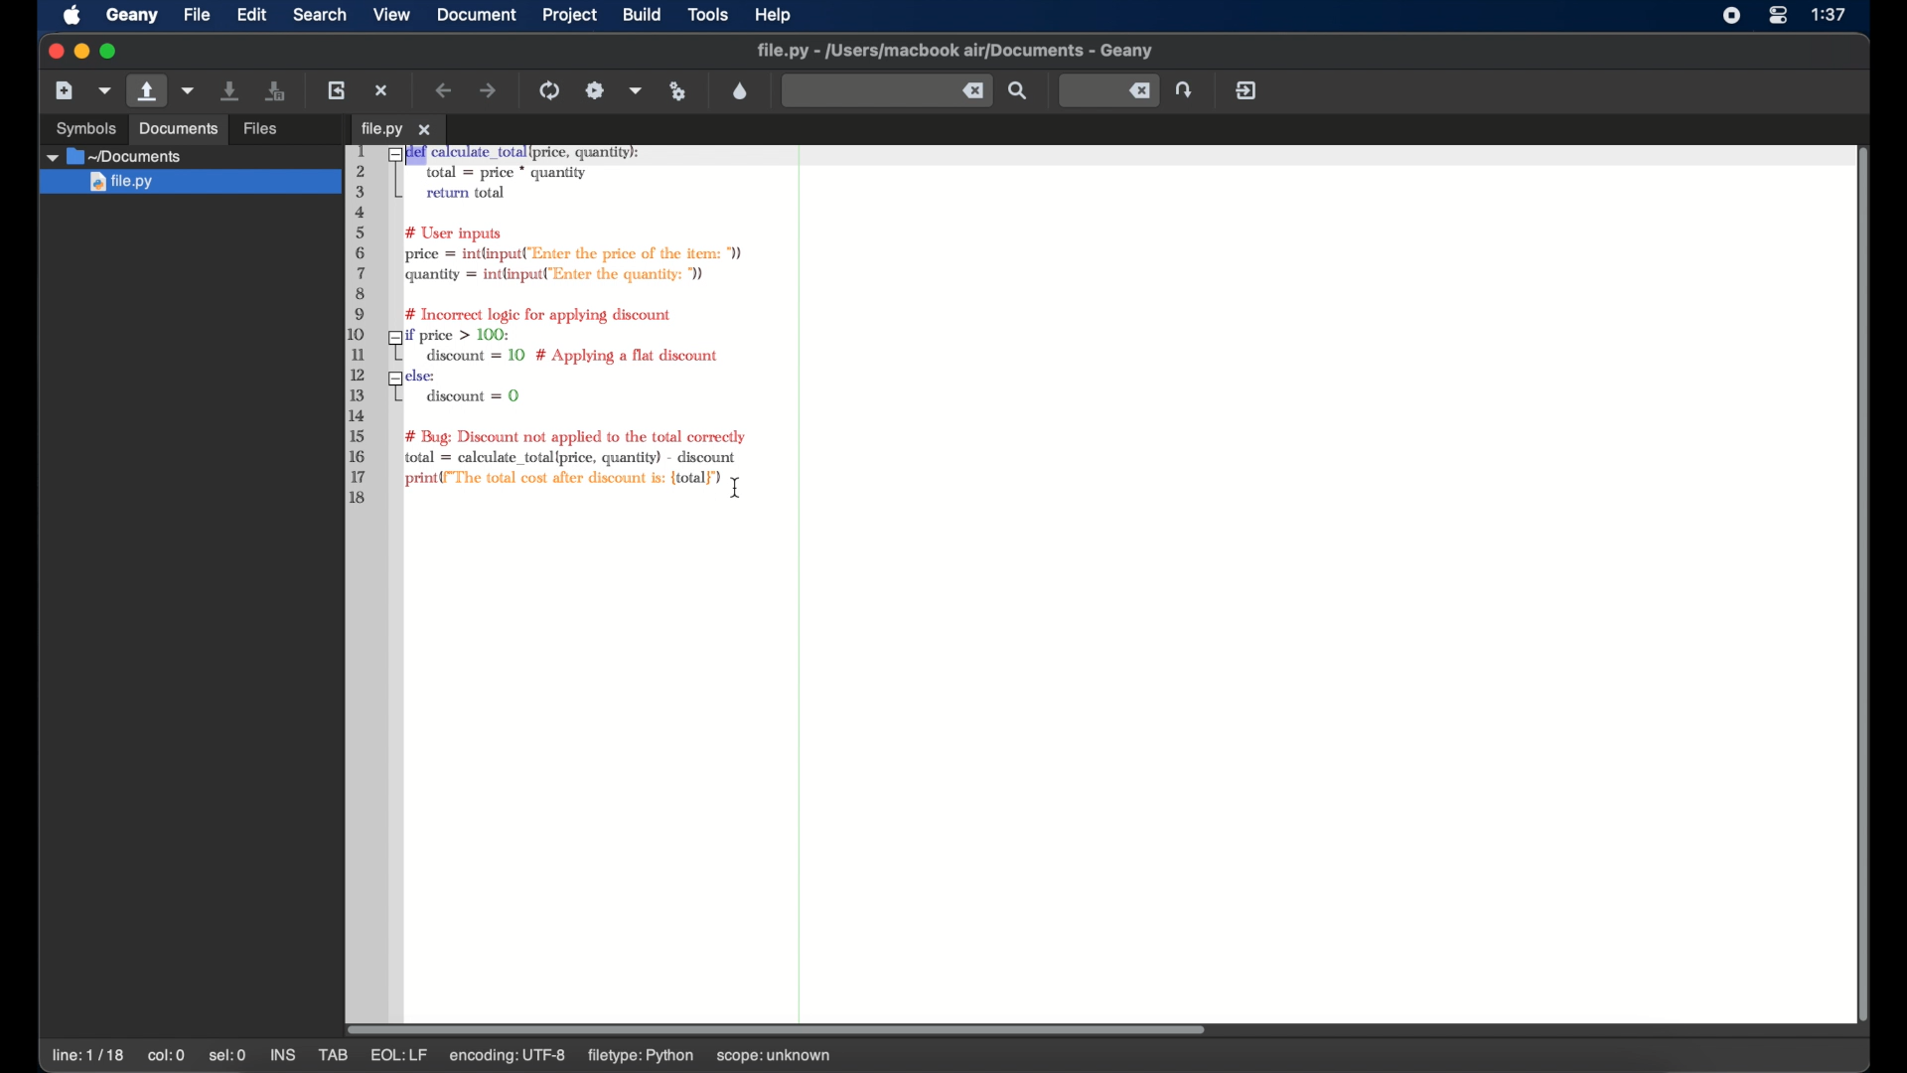 This screenshot has width=1907, height=1073. What do you see at coordinates (643, 13) in the screenshot?
I see `build` at bounding box center [643, 13].